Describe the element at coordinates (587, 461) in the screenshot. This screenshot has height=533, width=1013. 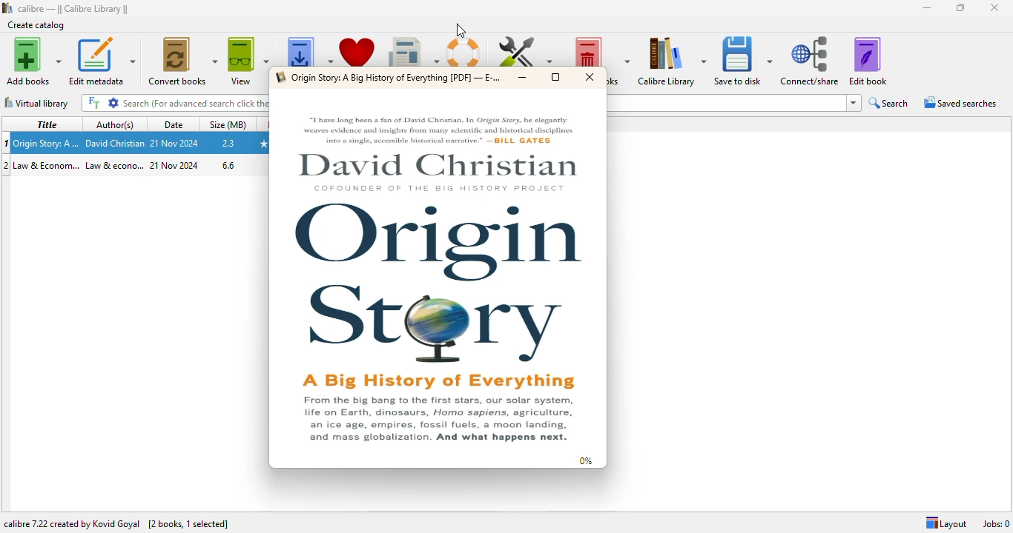
I see `0%` at that location.